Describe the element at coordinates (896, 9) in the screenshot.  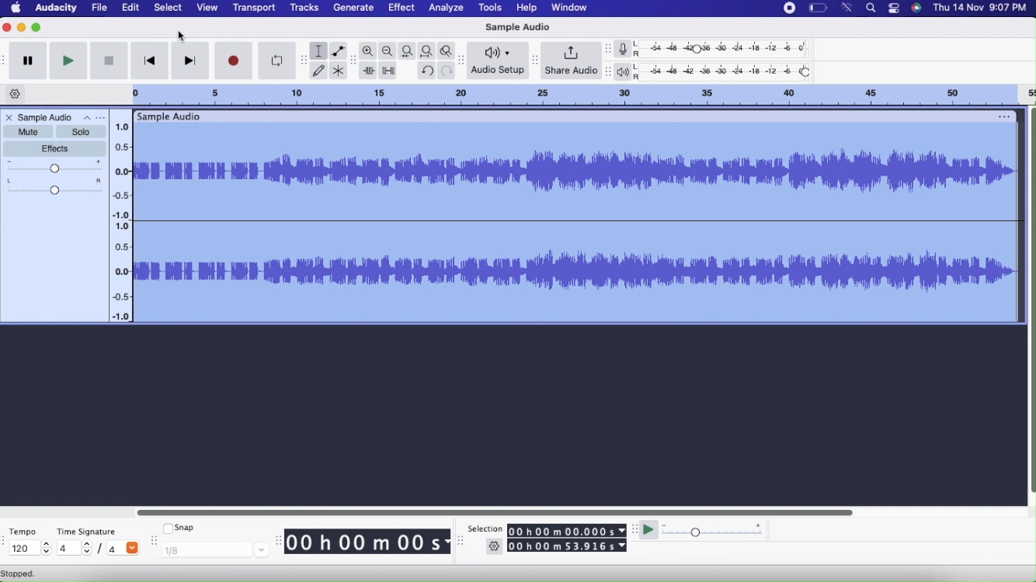
I see `Stack` at that location.